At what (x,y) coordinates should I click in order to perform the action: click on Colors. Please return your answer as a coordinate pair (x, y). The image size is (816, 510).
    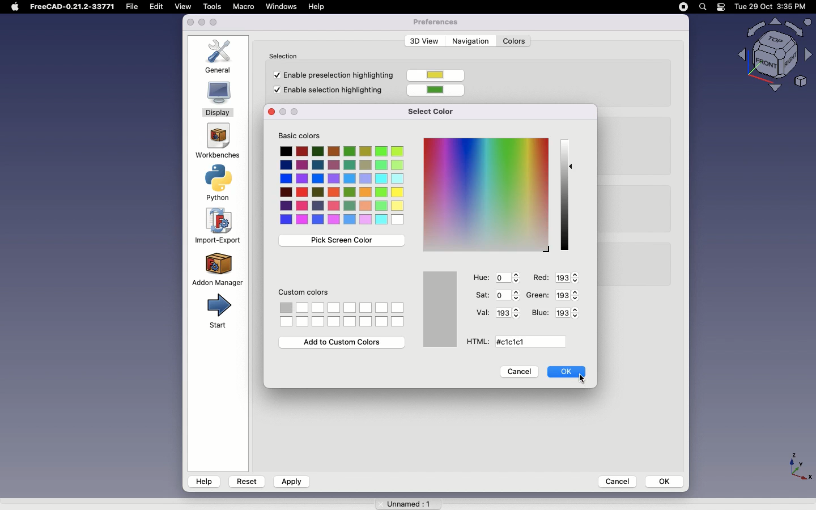
    Looking at the image, I should click on (344, 315).